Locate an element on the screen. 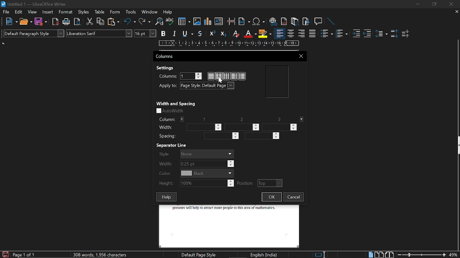 The width and height of the screenshot is (460, 258). WIdth of column 1 is located at coordinates (206, 127).